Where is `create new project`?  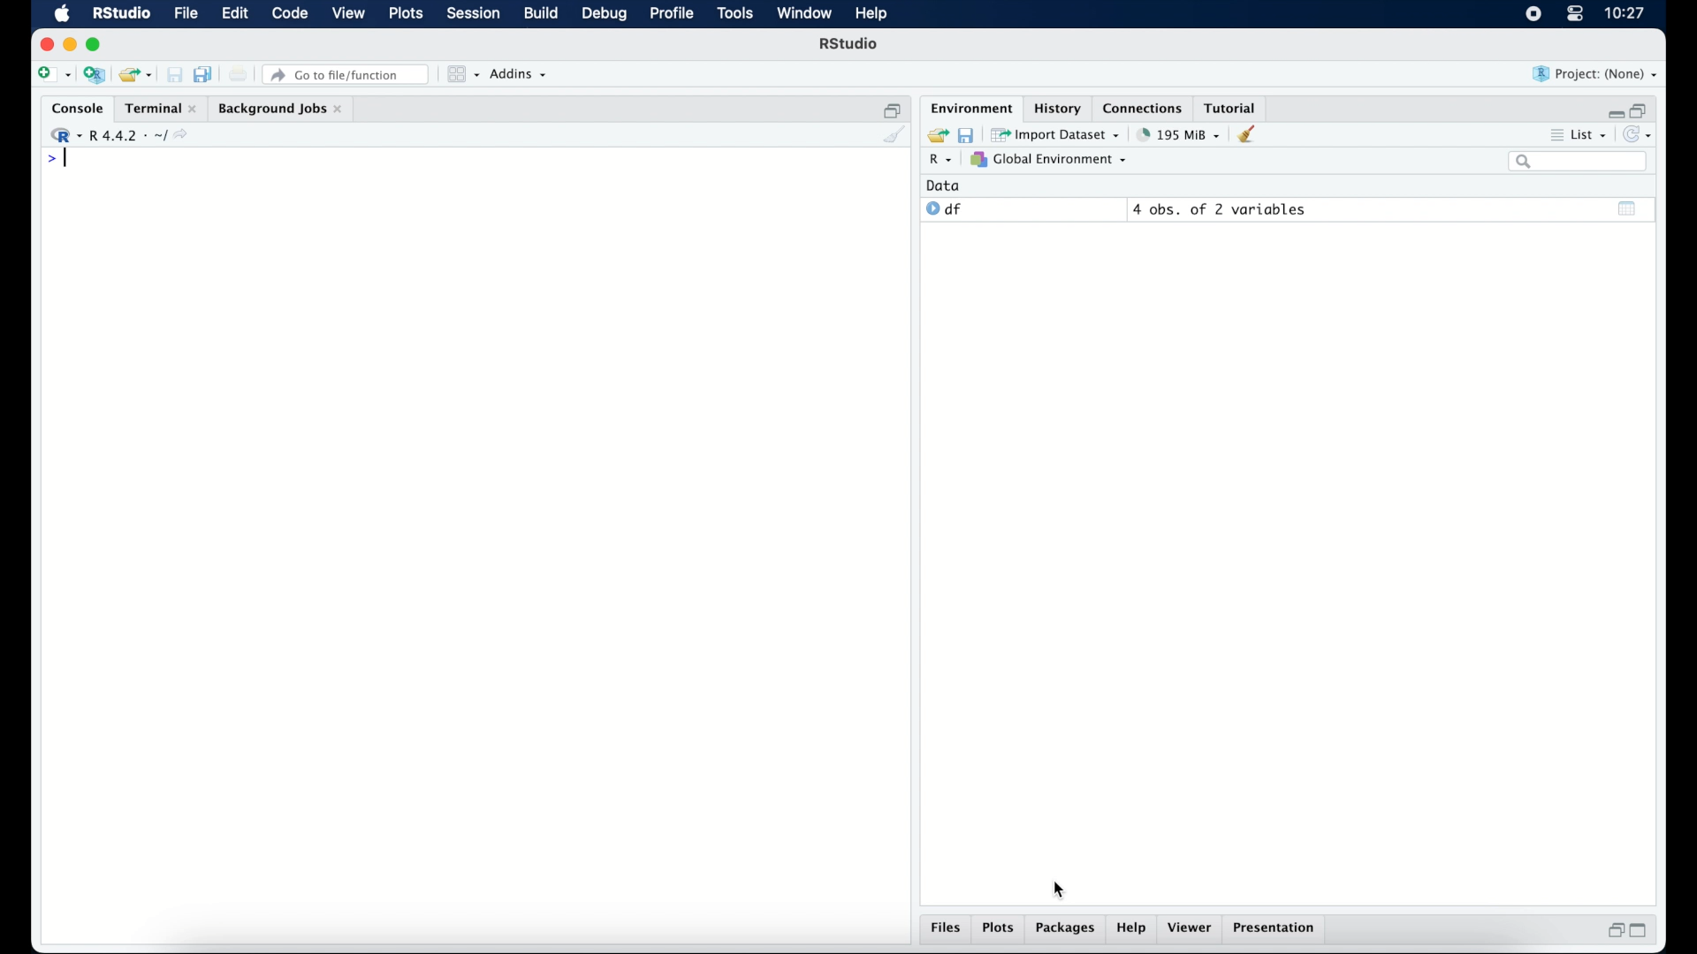 create new project is located at coordinates (95, 76).